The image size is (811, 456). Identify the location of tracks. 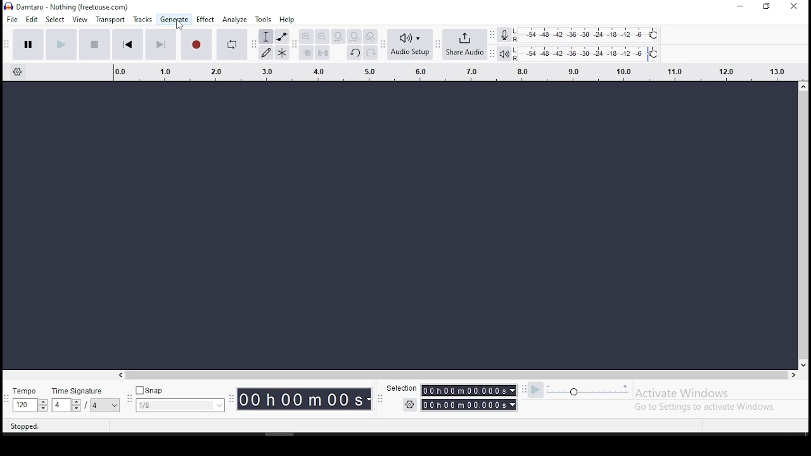
(143, 20).